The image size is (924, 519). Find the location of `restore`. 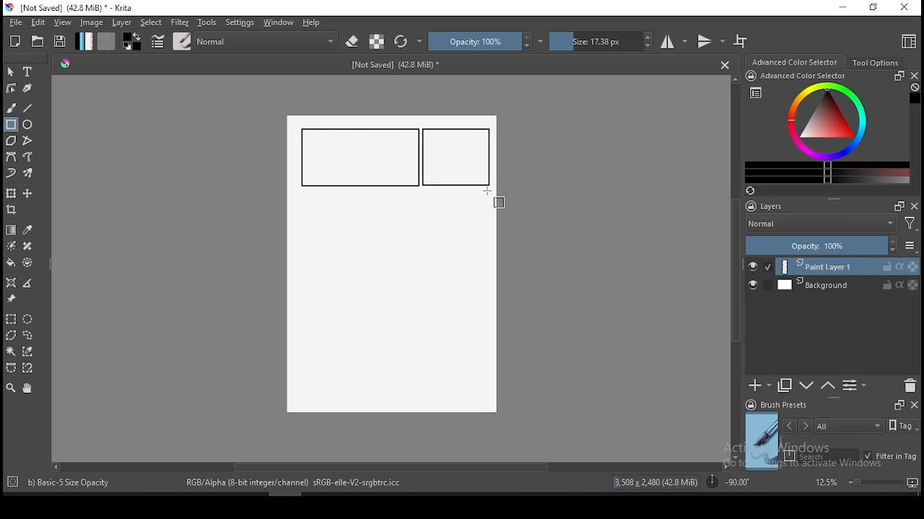

restore is located at coordinates (876, 8).